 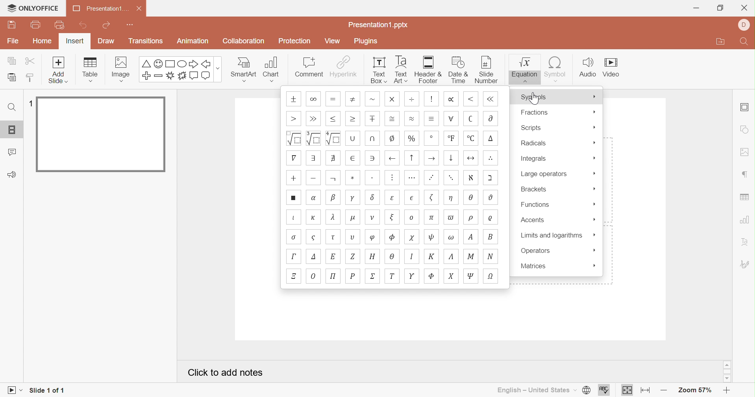 I want to click on Scroll Up, so click(x=726, y=364).